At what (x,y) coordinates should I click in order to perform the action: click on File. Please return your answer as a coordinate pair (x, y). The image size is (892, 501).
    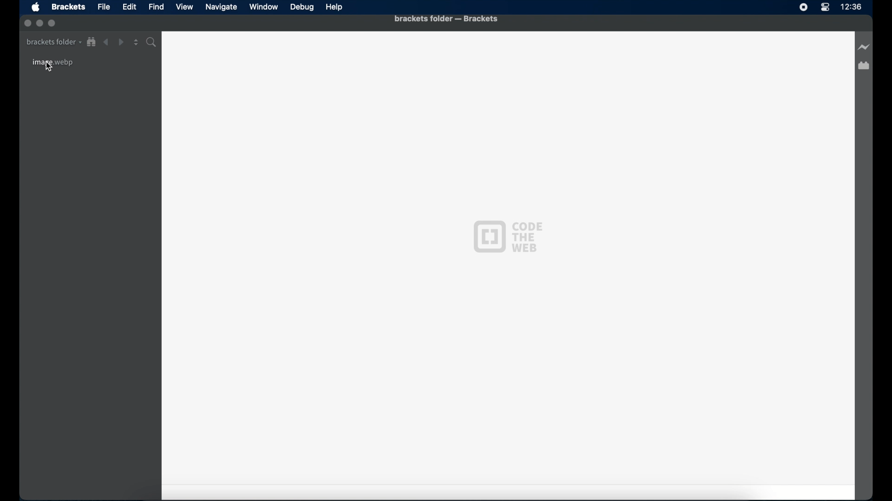
    Looking at the image, I should click on (106, 8).